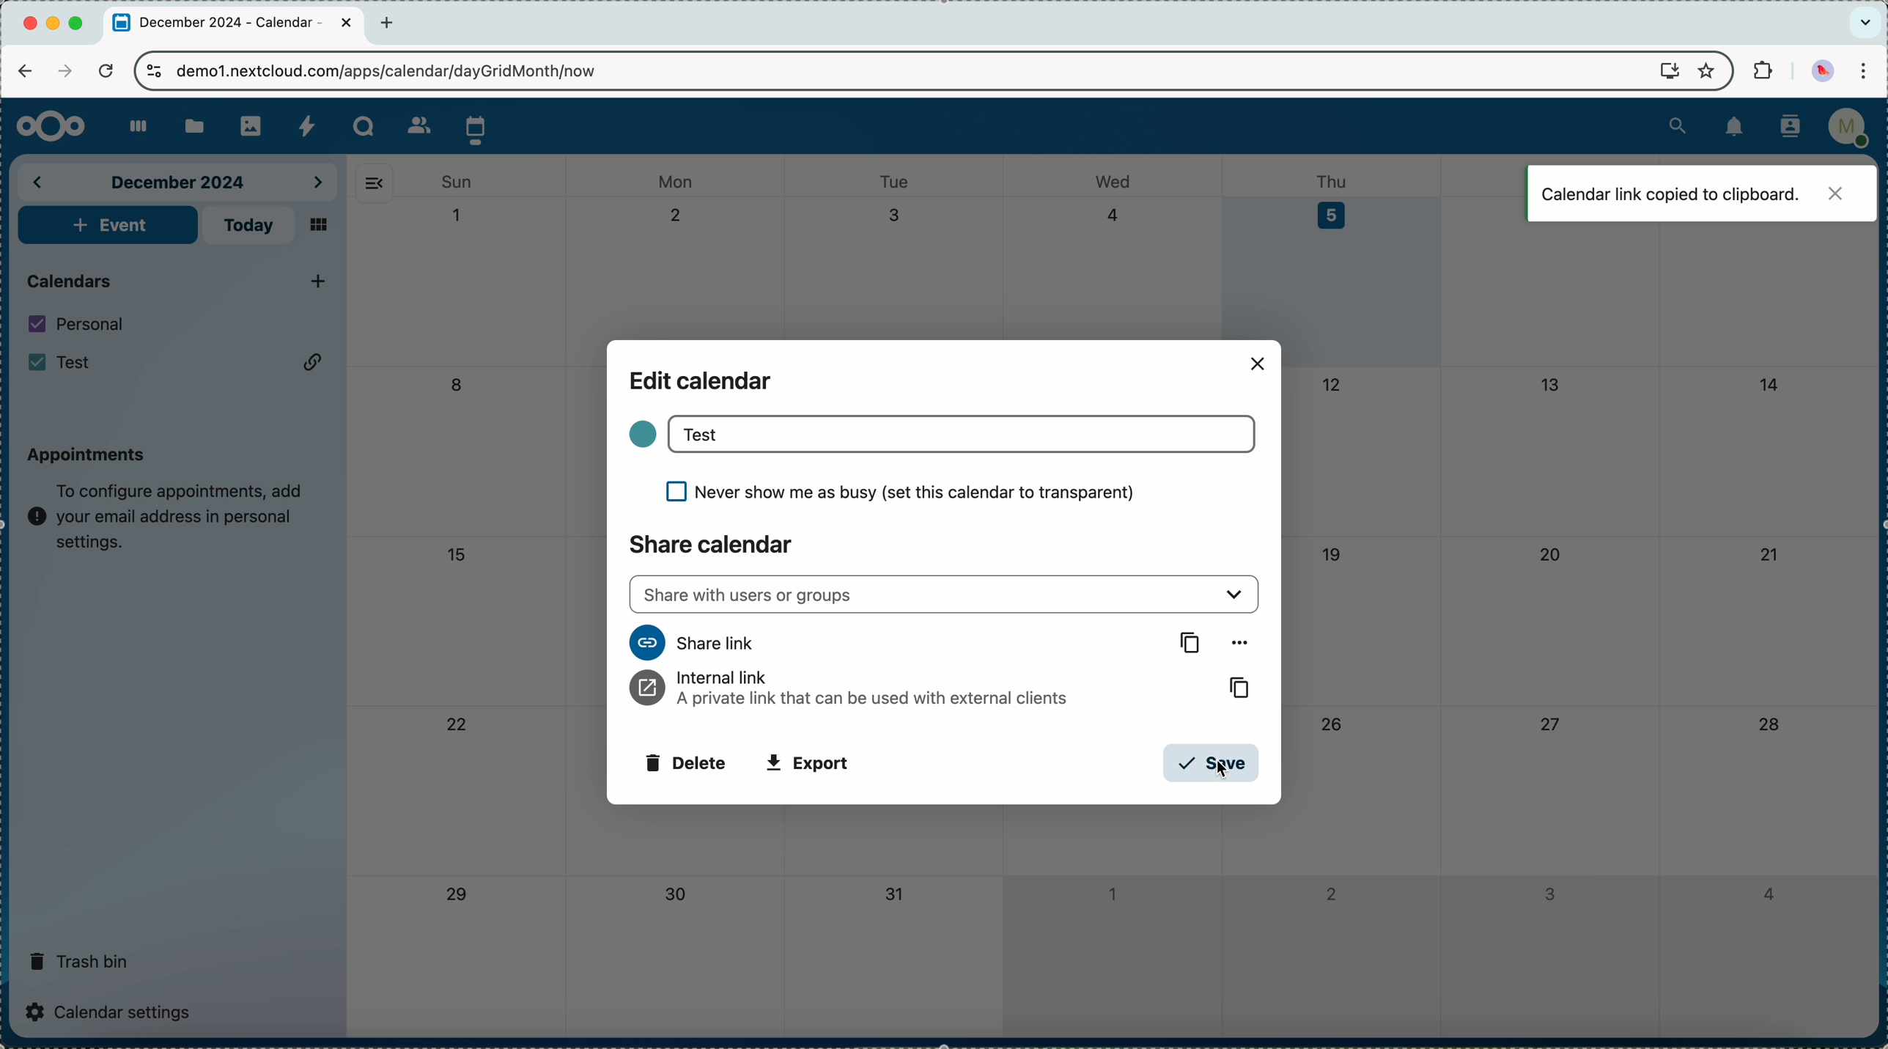 This screenshot has height=1049, width=1888. Describe the element at coordinates (1211, 763) in the screenshot. I see `click on save button` at that location.